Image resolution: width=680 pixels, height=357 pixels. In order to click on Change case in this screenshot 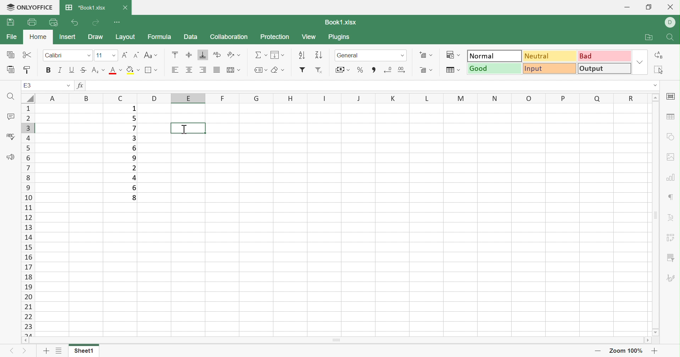, I will do `click(151, 56)`.